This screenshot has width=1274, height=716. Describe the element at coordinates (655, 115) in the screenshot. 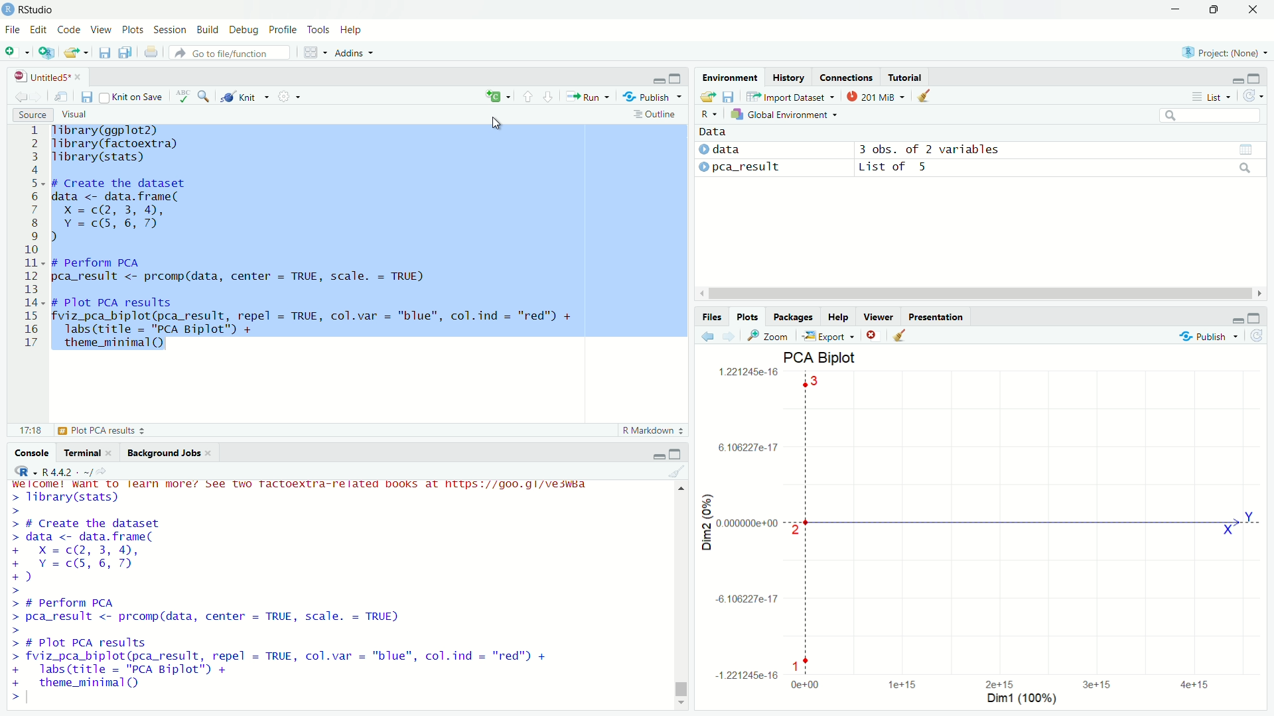

I see `outline` at that location.